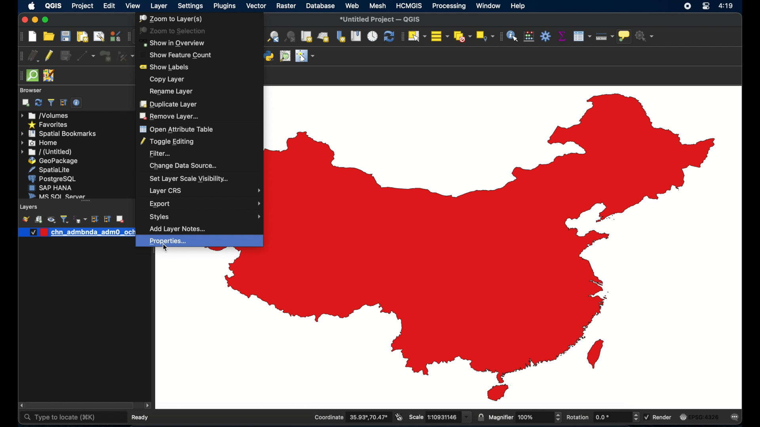  I want to click on filter, so click(160, 153).